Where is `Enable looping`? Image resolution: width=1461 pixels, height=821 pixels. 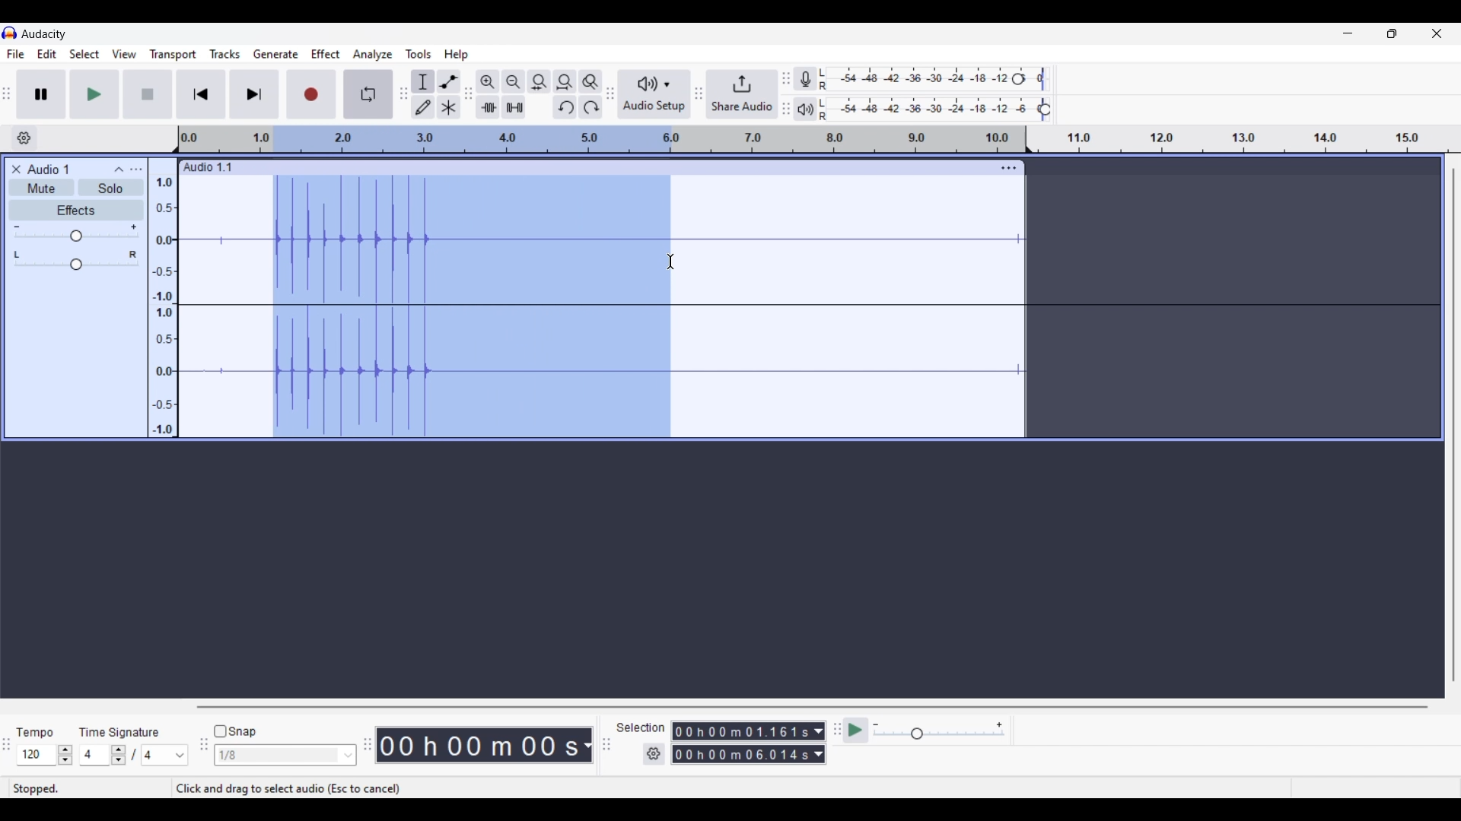
Enable looping is located at coordinates (369, 94).